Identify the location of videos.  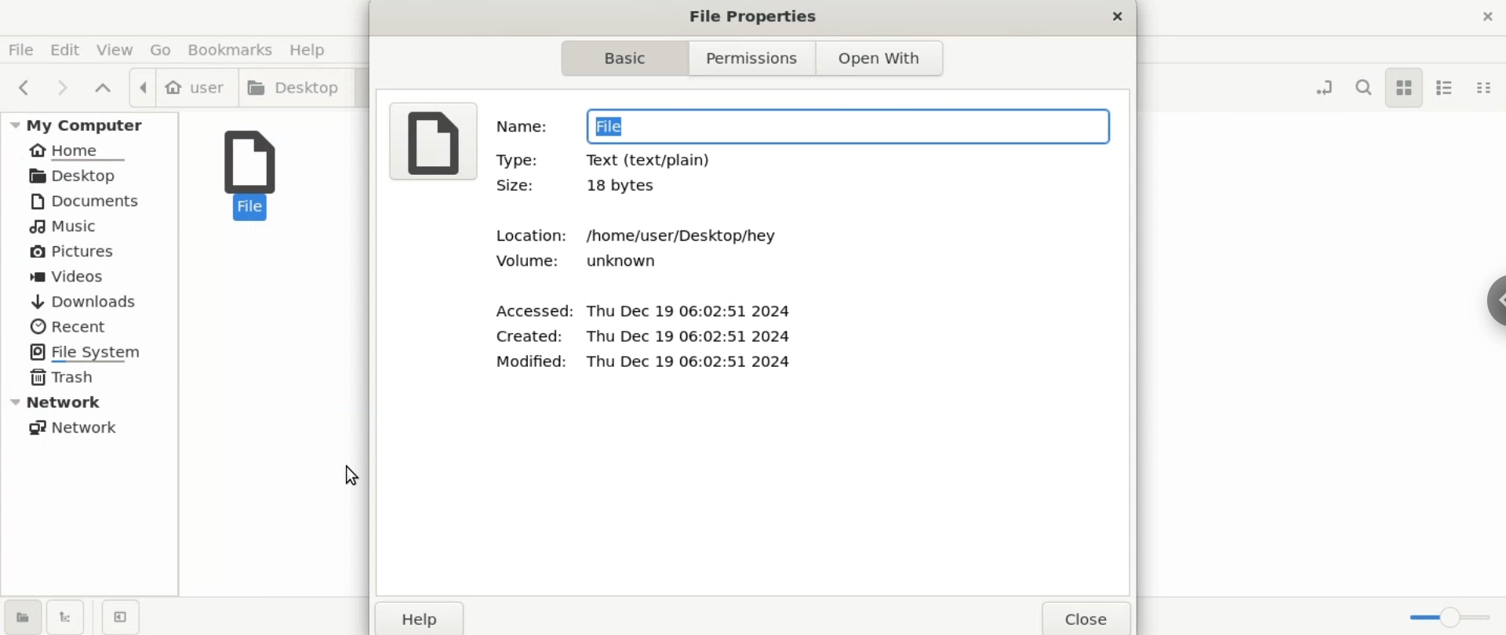
(89, 276).